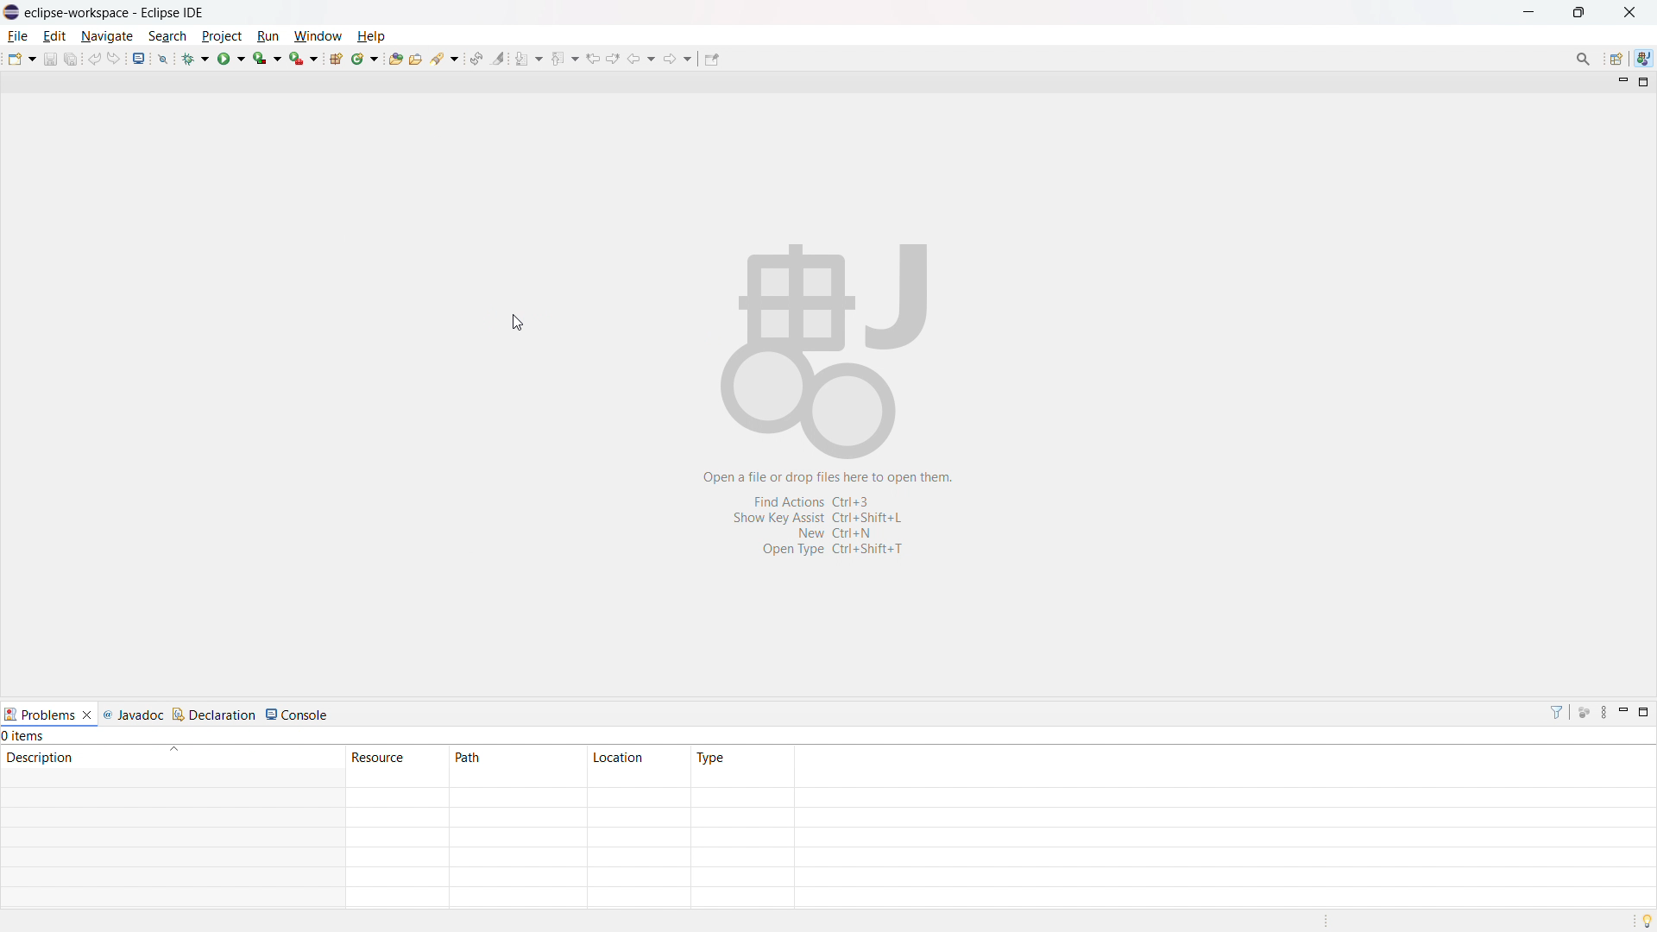  I want to click on view next location, so click(613, 57).